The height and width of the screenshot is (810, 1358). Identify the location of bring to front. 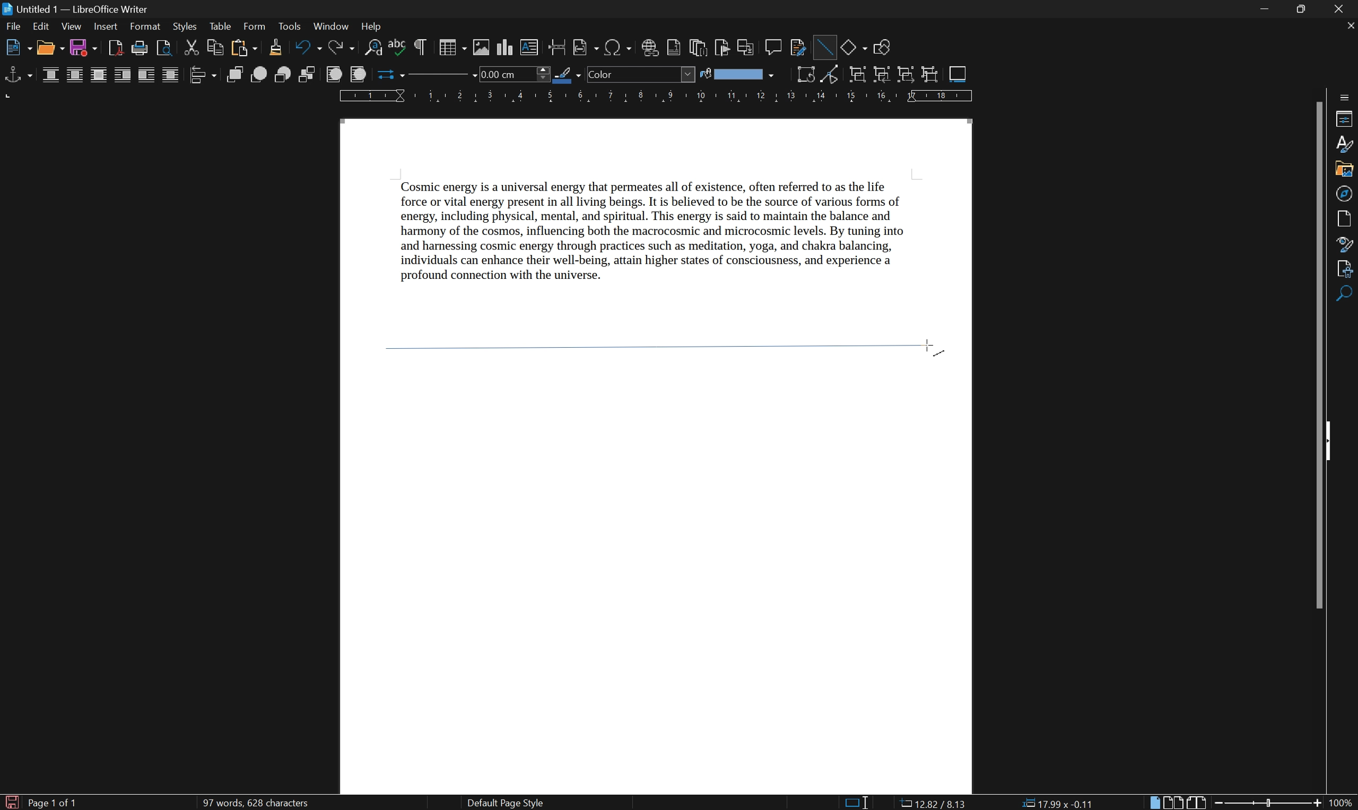
(236, 75).